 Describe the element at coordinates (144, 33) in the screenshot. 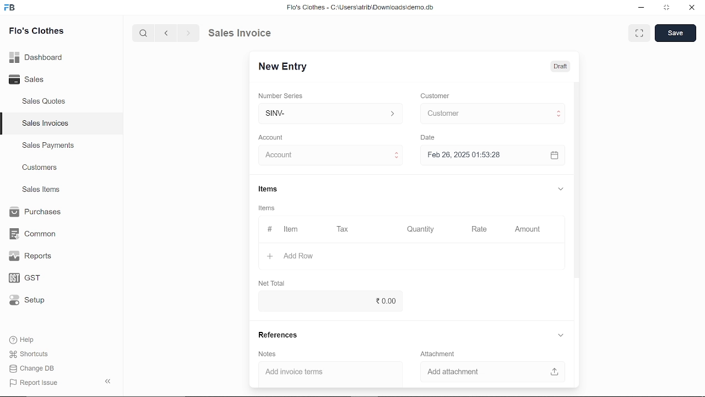

I see `search` at that location.